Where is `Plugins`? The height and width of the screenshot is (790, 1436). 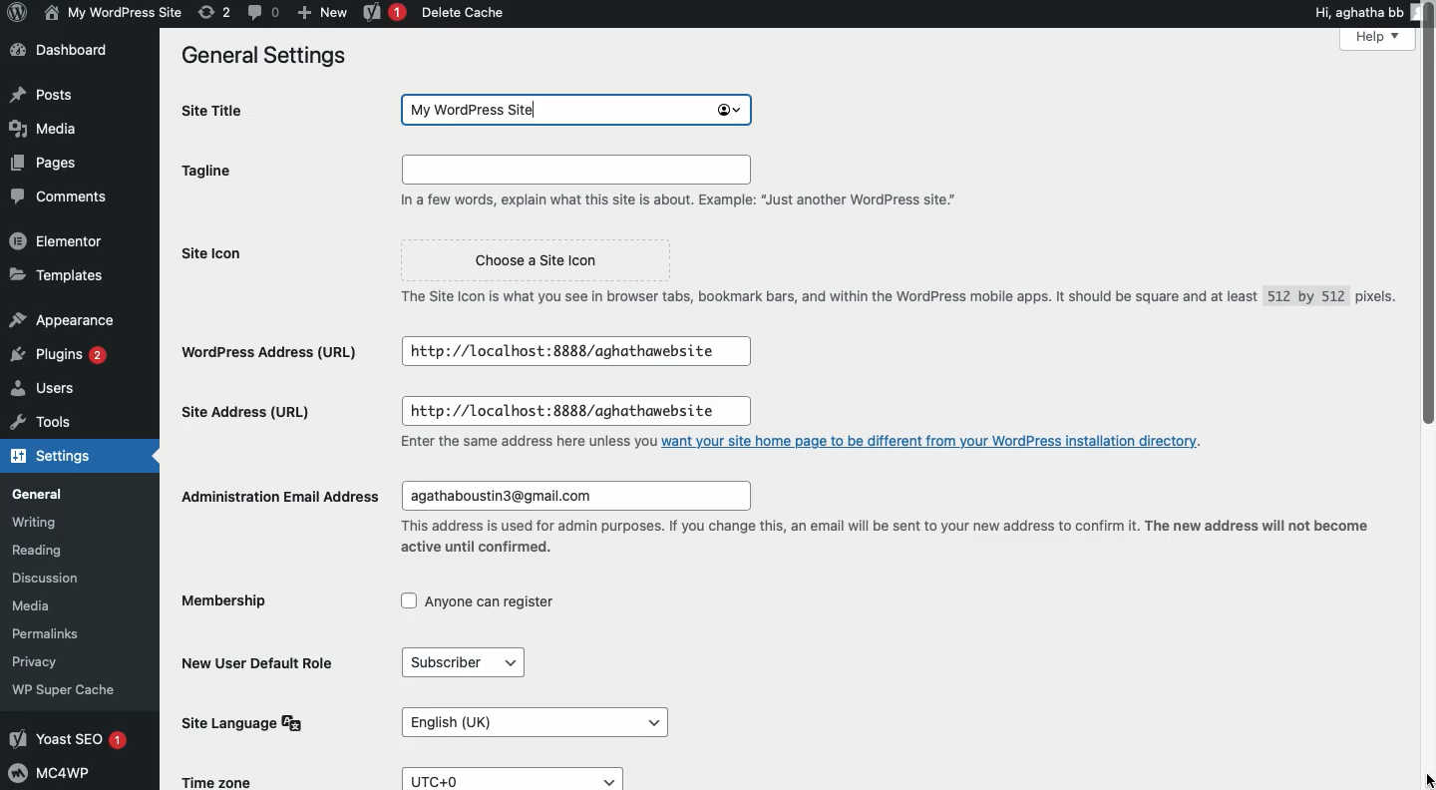 Plugins is located at coordinates (63, 355).